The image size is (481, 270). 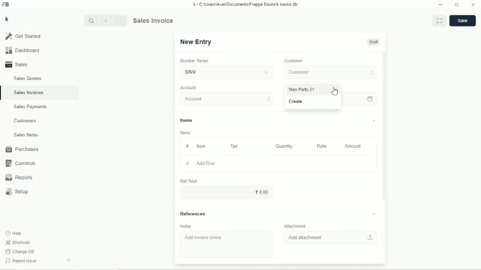 I want to click on Get started, so click(x=22, y=36).